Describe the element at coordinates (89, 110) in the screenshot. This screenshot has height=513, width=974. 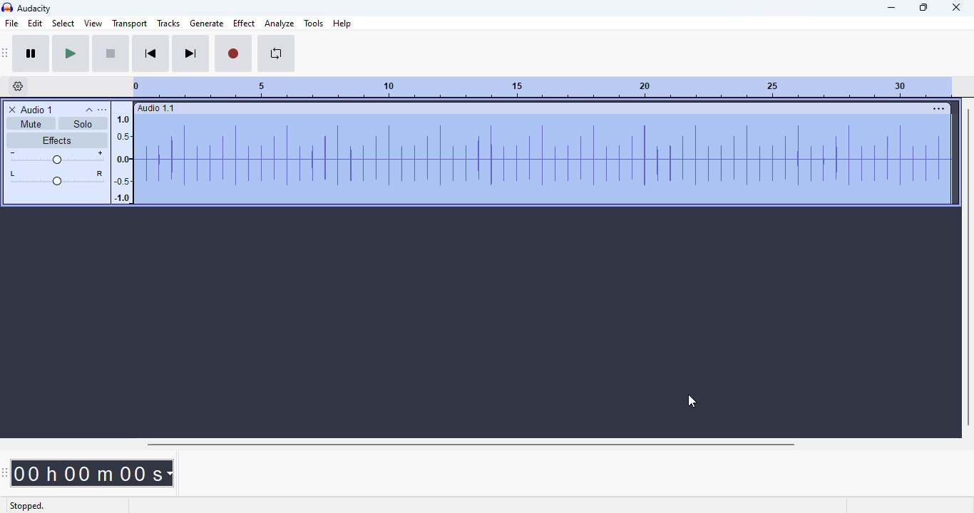
I see `collapse` at that location.